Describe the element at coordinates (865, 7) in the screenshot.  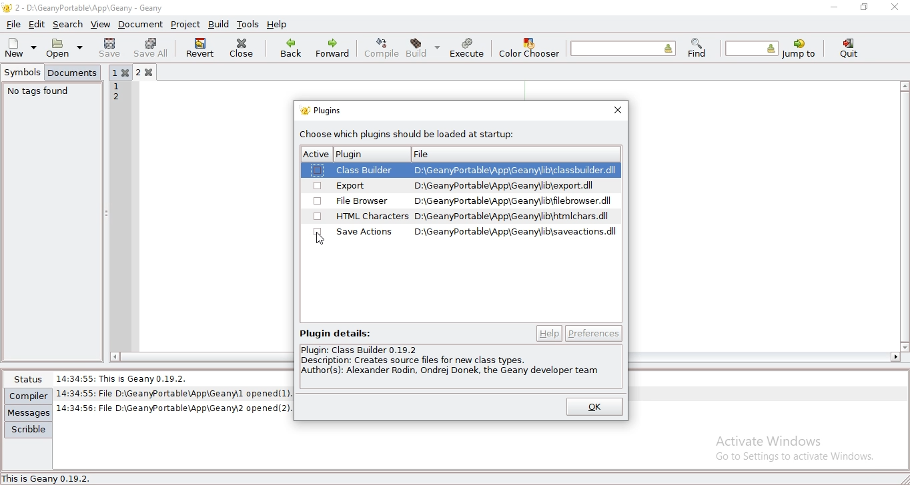
I see `restore window` at that location.